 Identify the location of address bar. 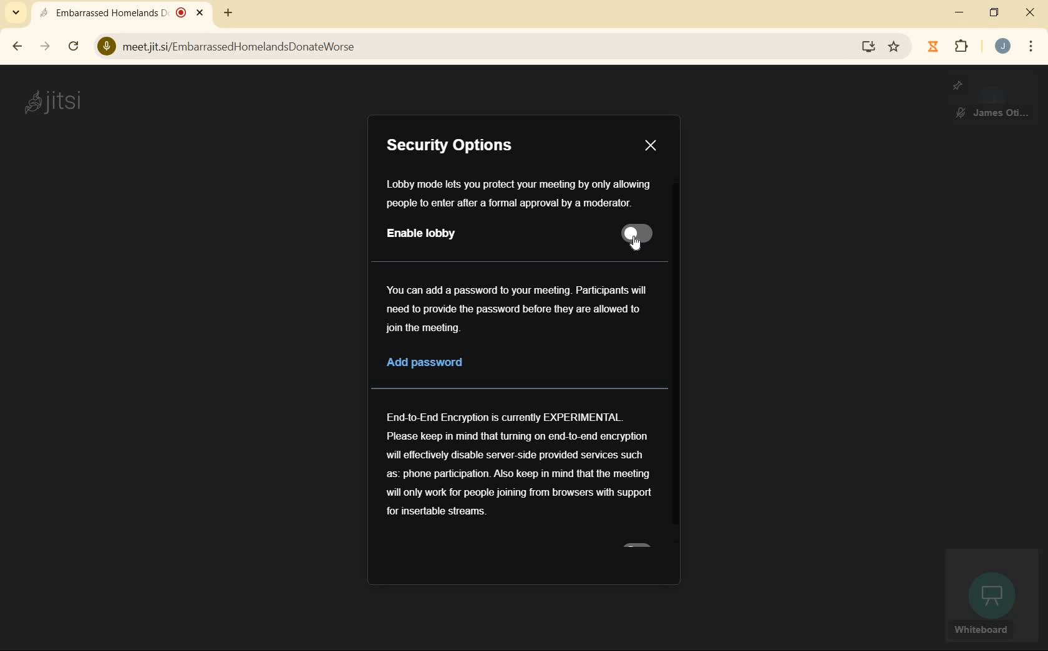
(473, 47).